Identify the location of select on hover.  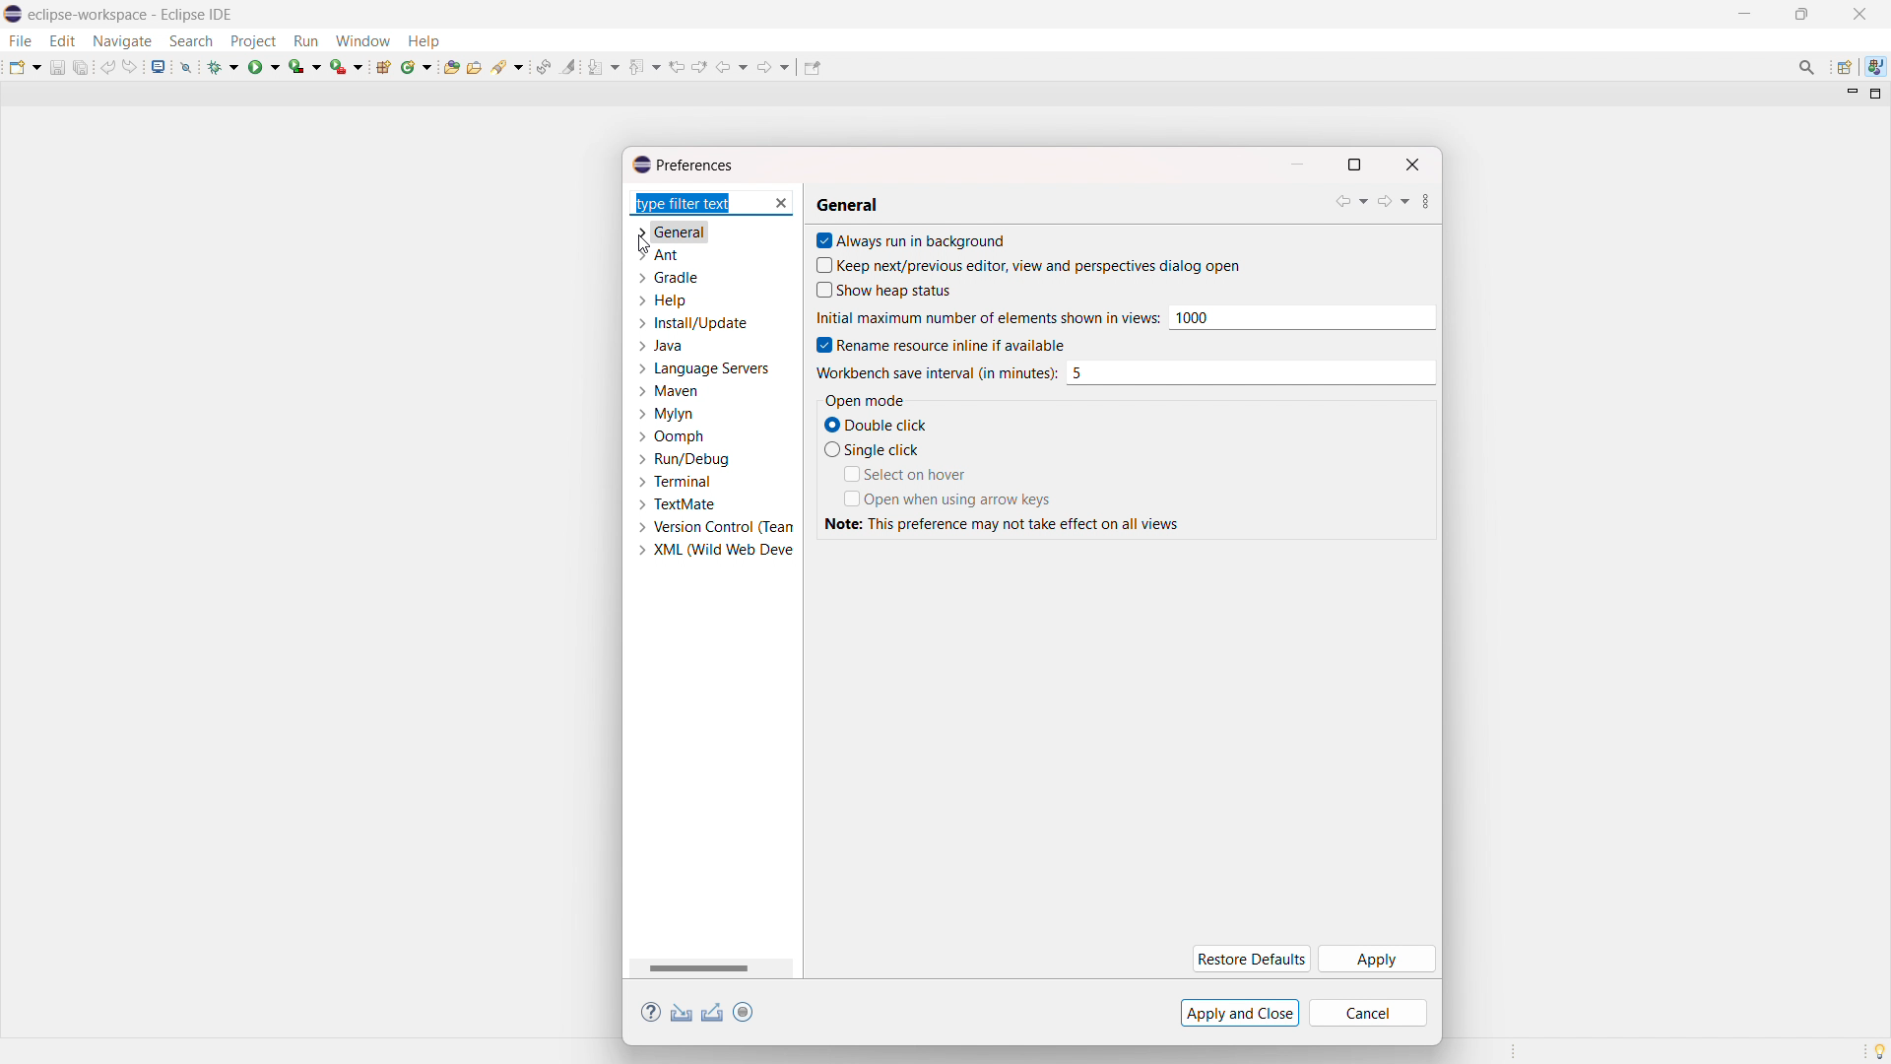
(916, 474).